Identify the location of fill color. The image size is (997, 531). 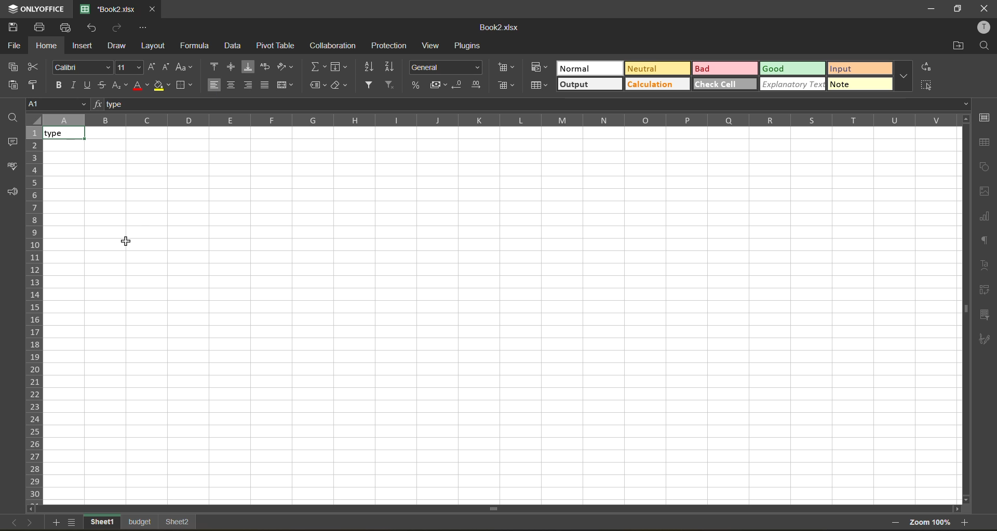
(163, 85).